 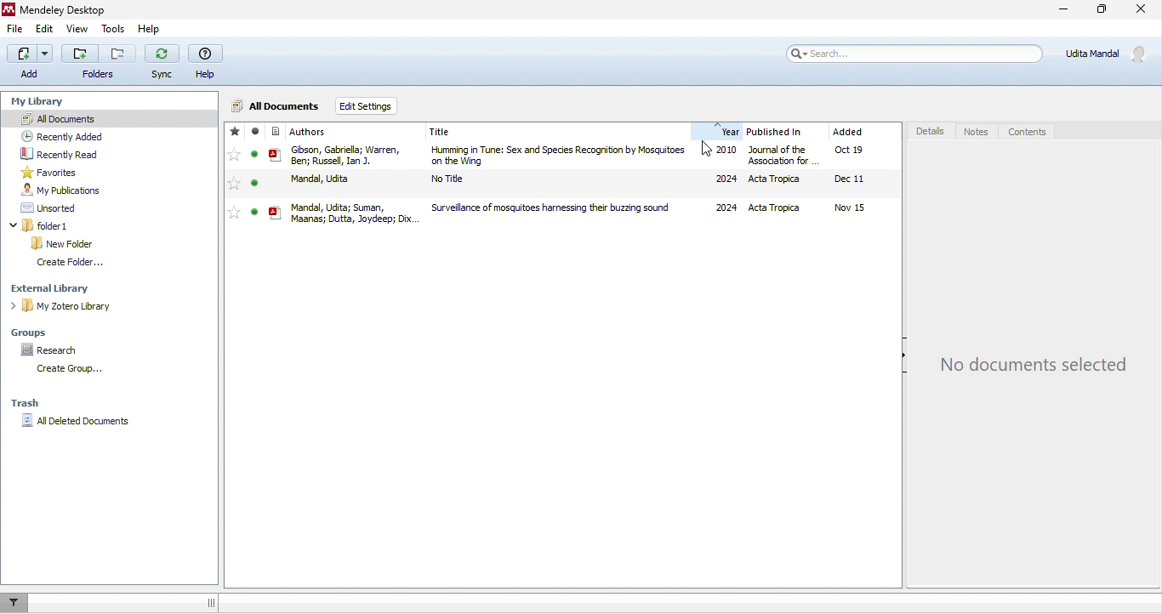 What do you see at coordinates (903, 53) in the screenshot?
I see `search` at bounding box center [903, 53].